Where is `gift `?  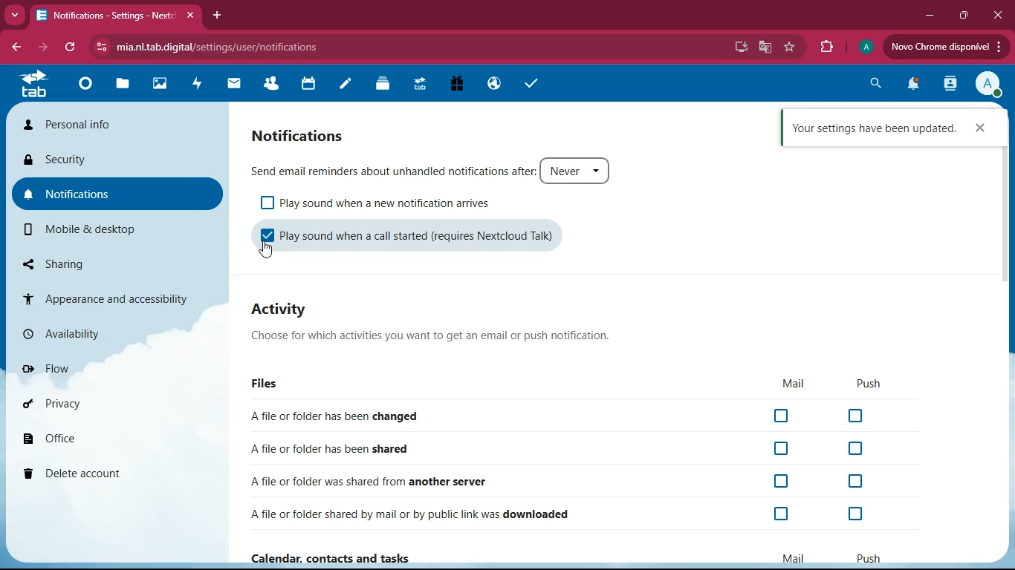
gift  is located at coordinates (462, 85).